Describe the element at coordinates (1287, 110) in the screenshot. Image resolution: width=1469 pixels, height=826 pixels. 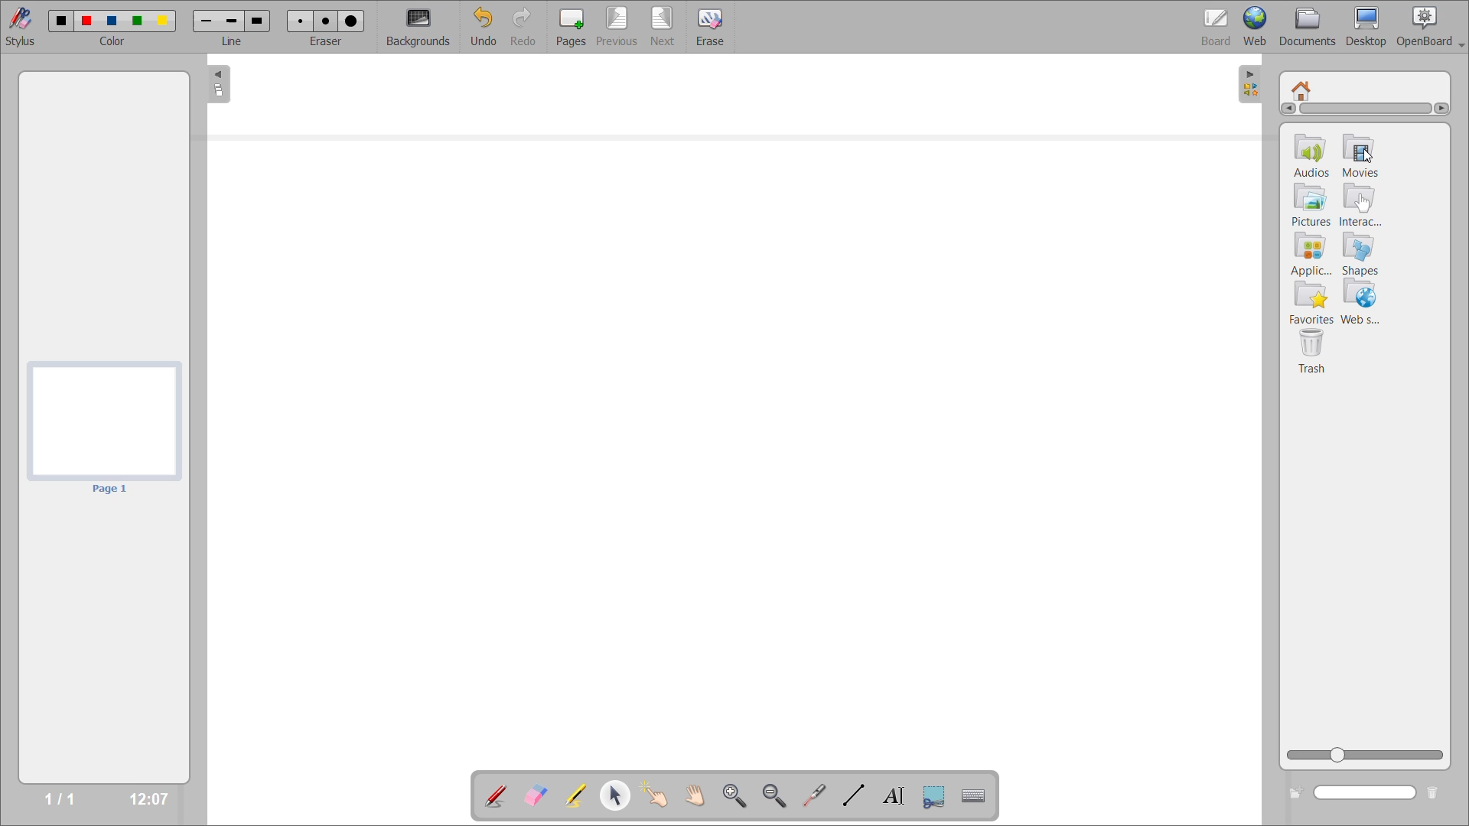
I see `Left arrow` at that location.